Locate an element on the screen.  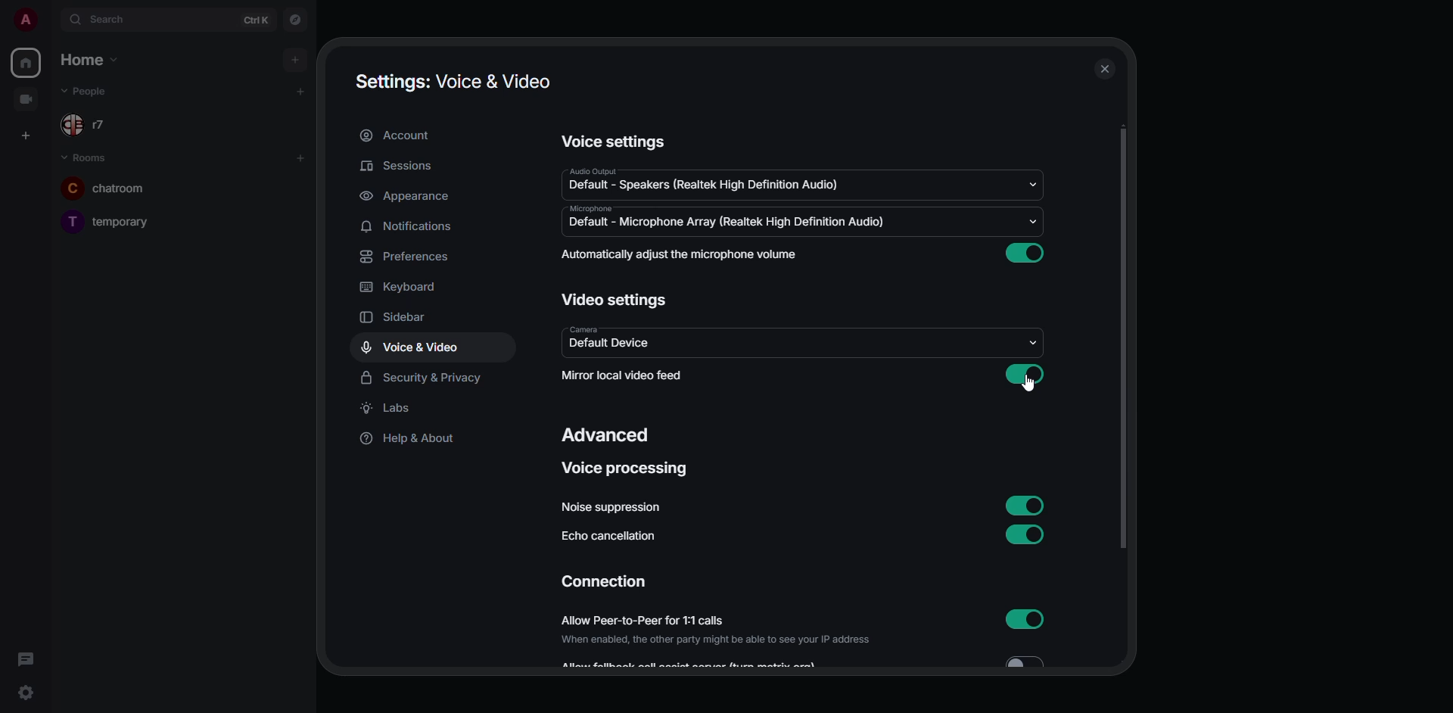
profile is located at coordinates (28, 20).